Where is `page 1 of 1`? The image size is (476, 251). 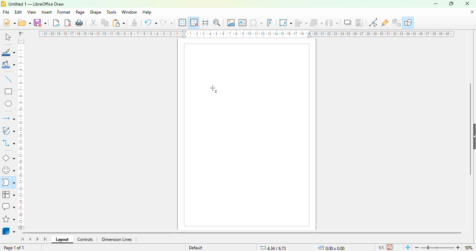 page 1 of 1 is located at coordinates (14, 248).